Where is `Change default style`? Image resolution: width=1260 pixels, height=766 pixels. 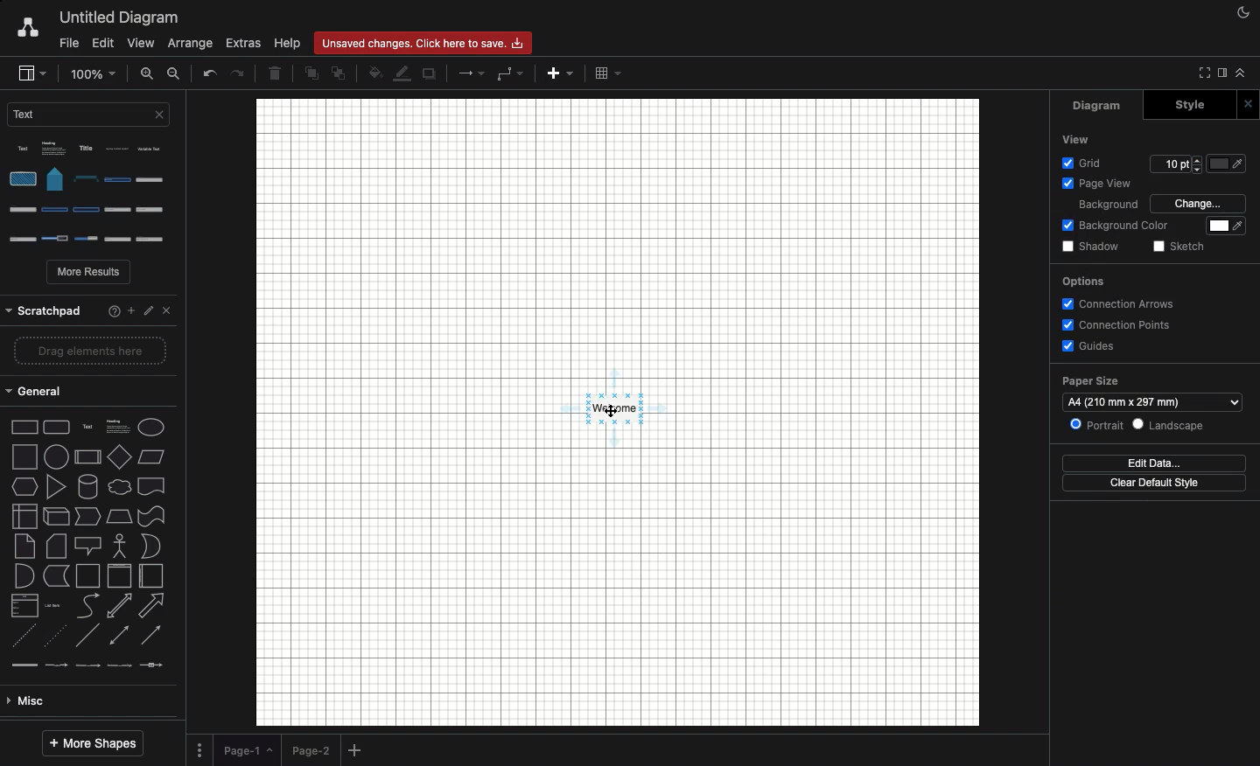
Change default style is located at coordinates (1159, 484).